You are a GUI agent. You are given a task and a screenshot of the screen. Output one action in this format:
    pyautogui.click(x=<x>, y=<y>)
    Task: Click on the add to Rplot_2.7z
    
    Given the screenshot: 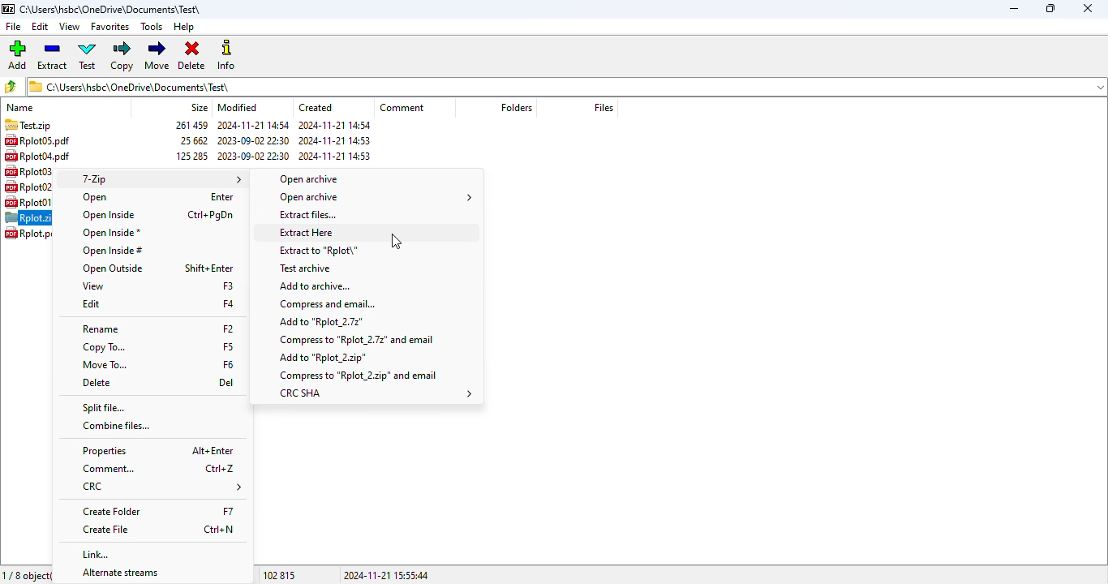 What is the action you would take?
    pyautogui.click(x=320, y=322)
    